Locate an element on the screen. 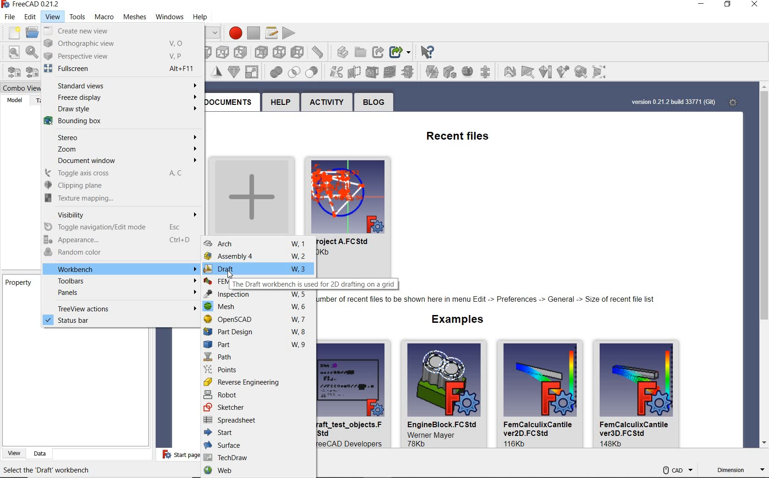  restore down is located at coordinates (214, 33).